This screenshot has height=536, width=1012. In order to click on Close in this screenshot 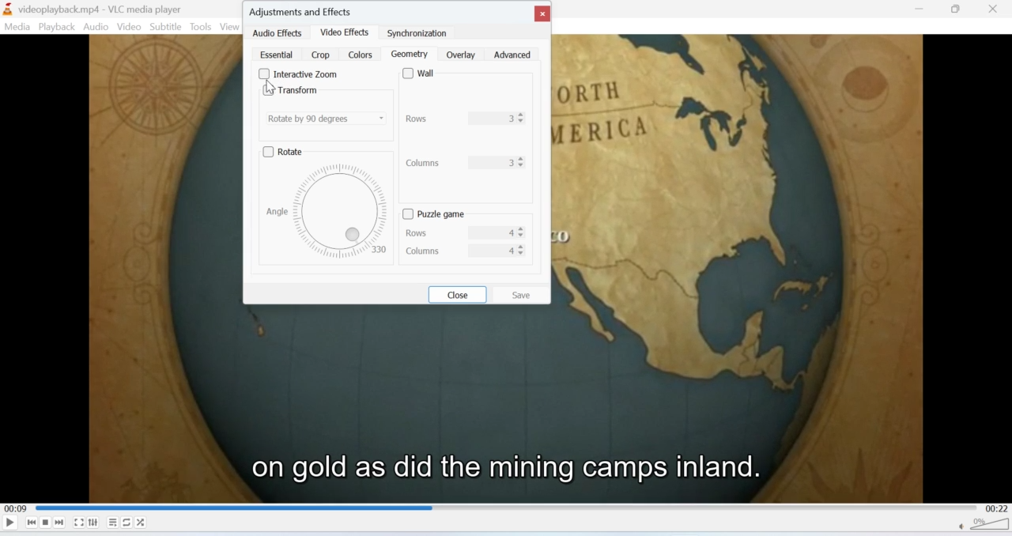, I will do `click(994, 9)`.